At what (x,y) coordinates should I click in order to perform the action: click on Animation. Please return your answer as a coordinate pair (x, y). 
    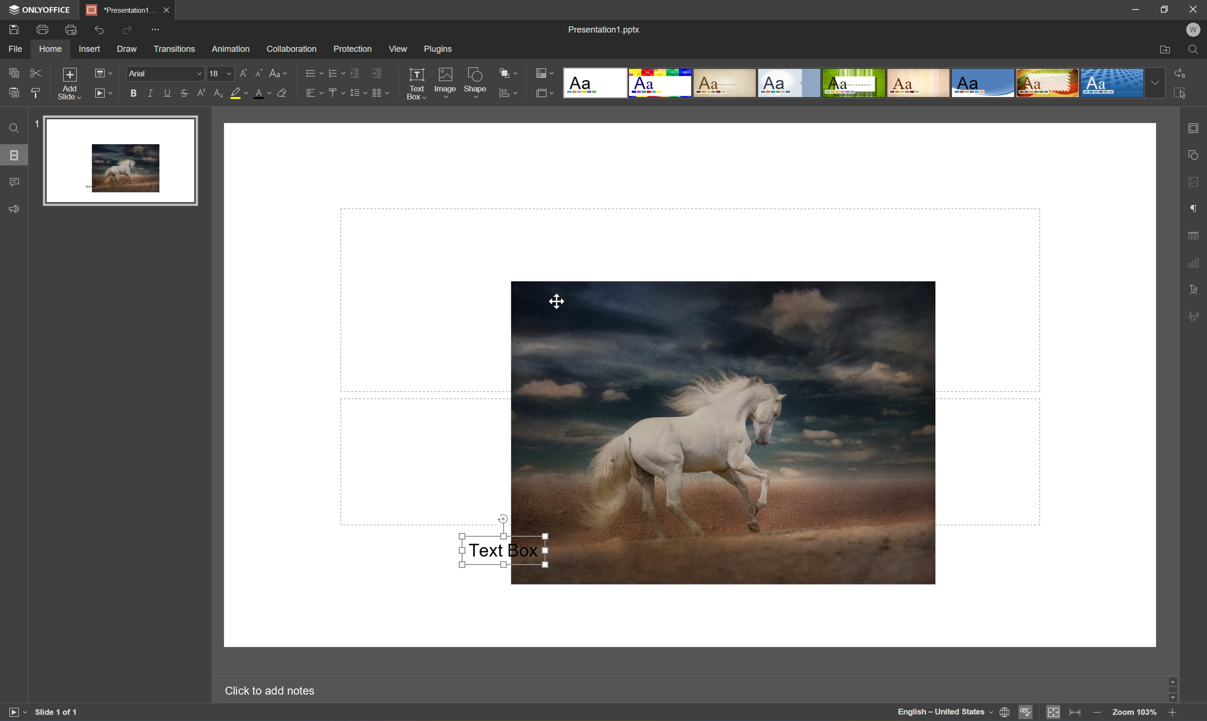
    Looking at the image, I should click on (232, 50).